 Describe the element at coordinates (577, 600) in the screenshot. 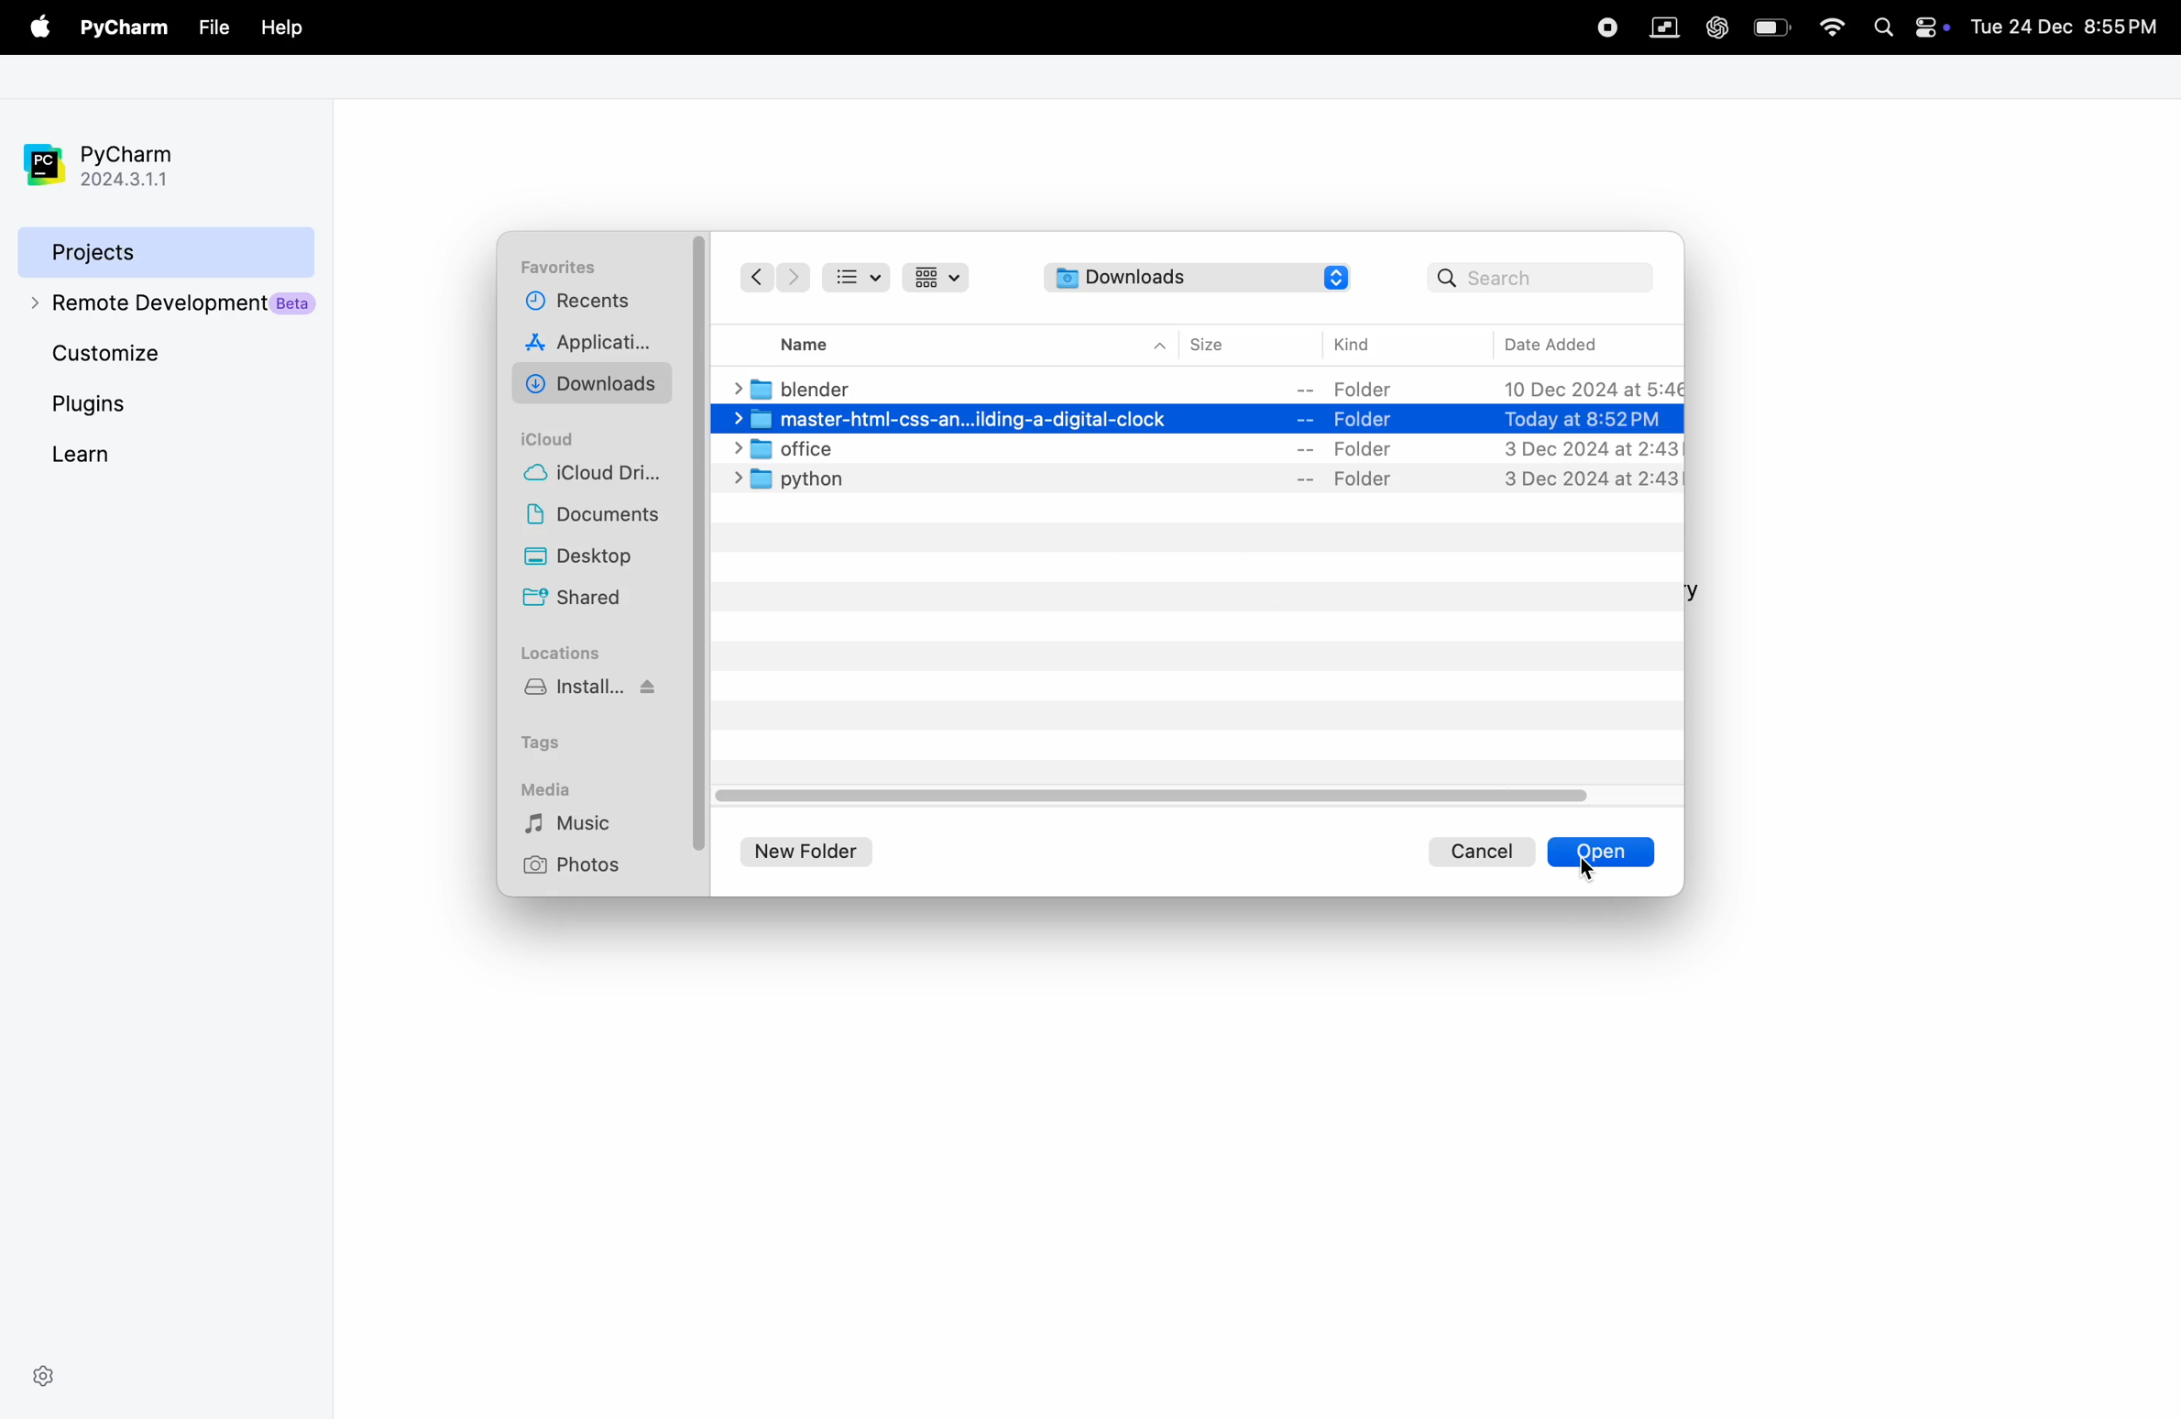

I see `shared` at that location.